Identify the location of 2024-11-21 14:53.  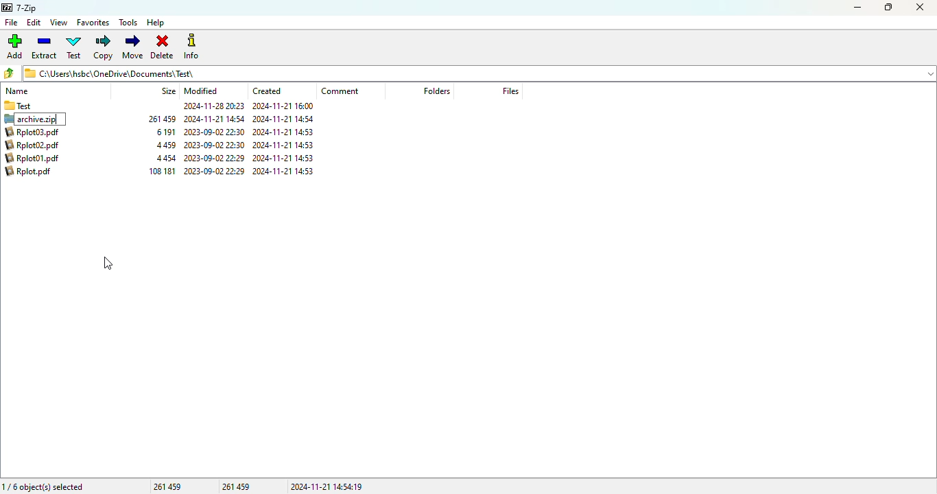
(289, 132).